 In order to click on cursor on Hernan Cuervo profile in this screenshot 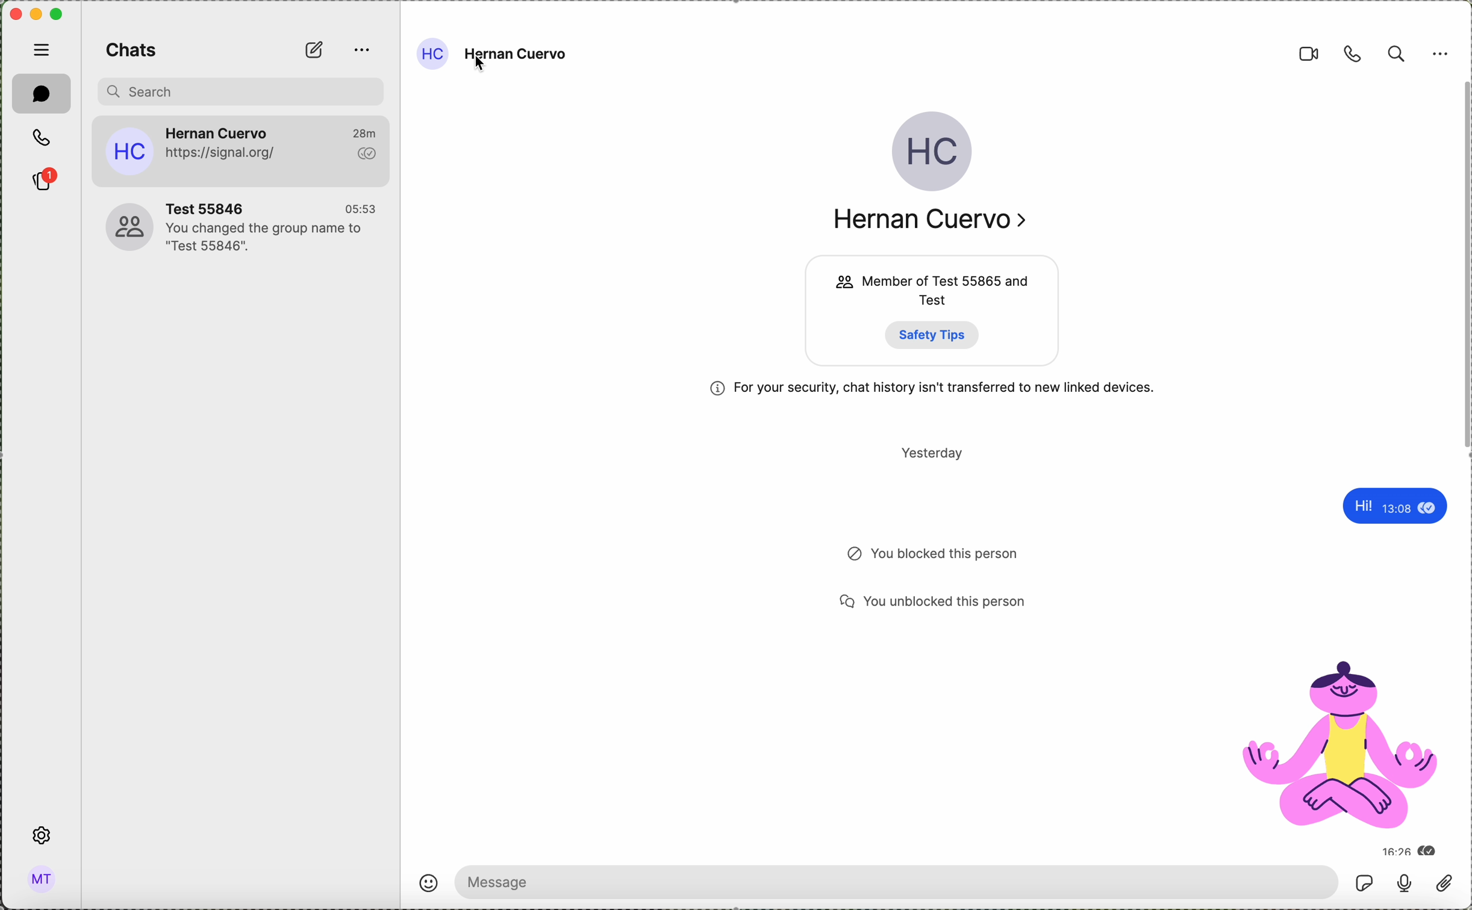, I will do `click(541, 55)`.